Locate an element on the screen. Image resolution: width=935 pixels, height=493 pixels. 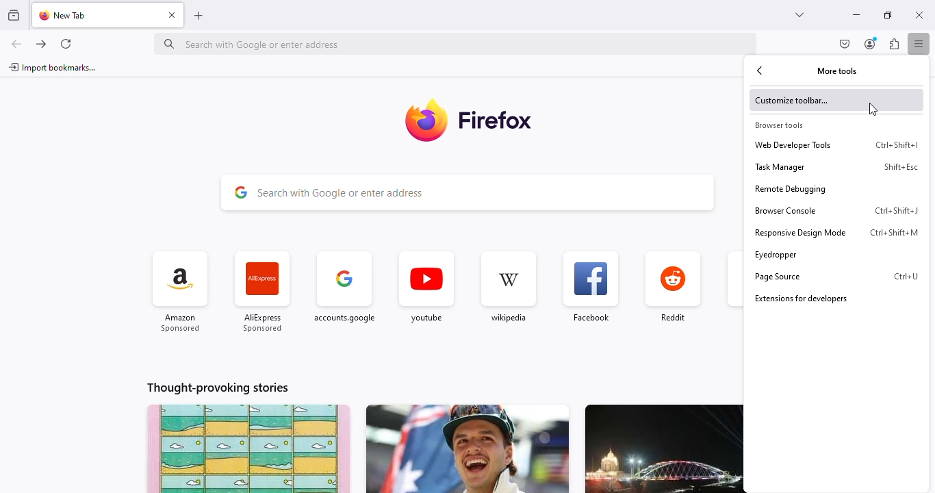
story is located at coordinates (663, 448).